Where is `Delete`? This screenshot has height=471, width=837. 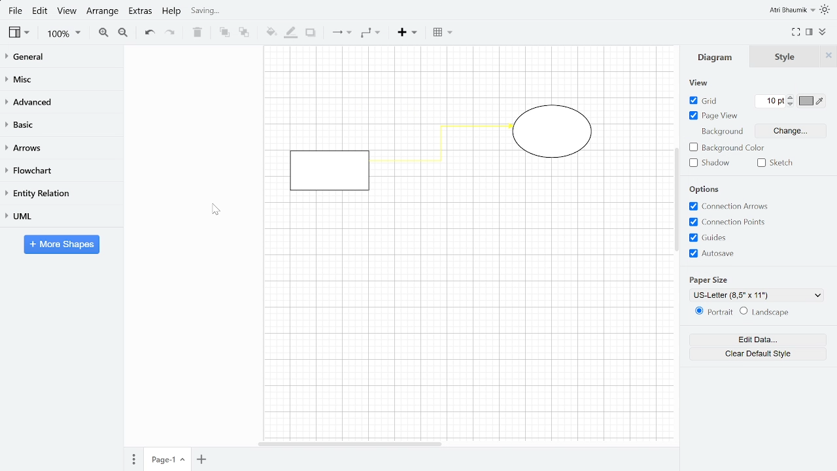
Delete is located at coordinates (196, 33).